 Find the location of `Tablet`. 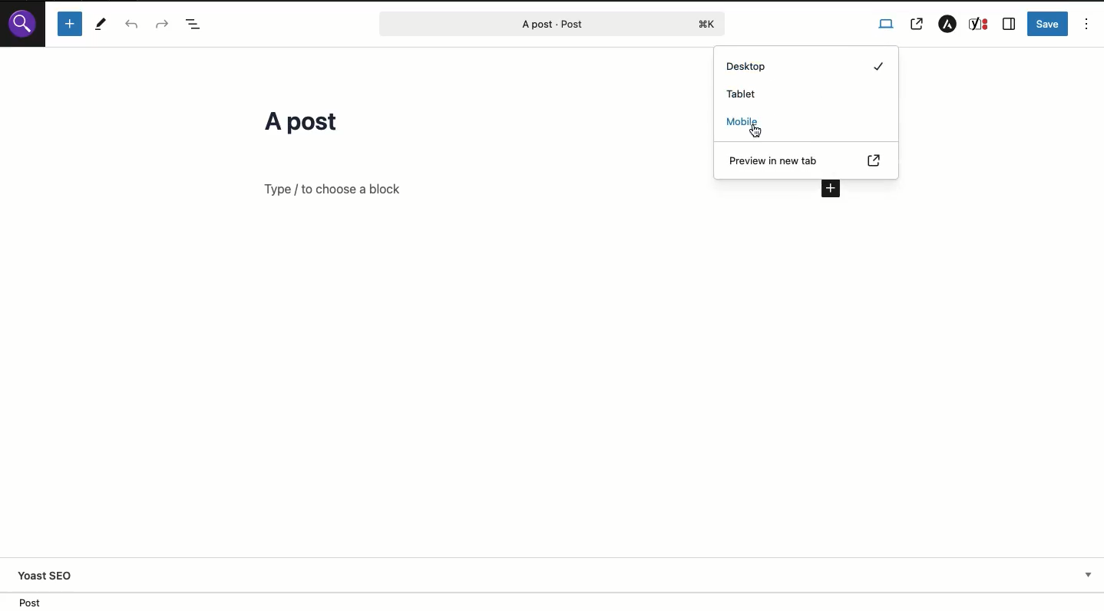

Tablet is located at coordinates (742, 94).